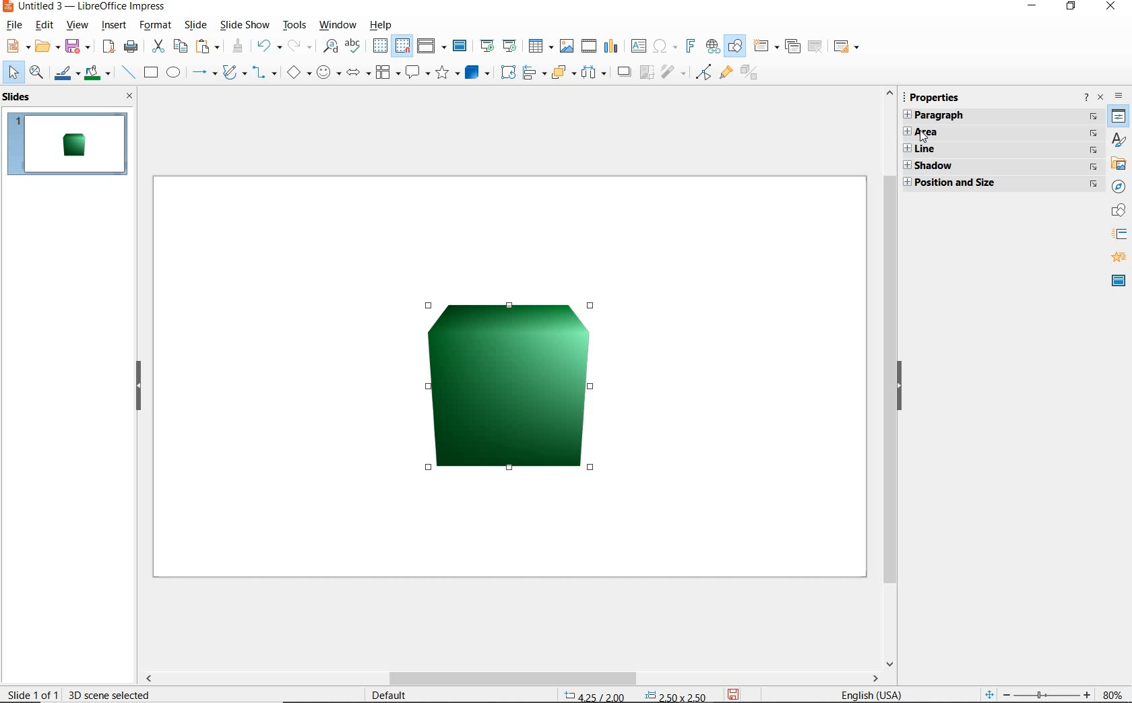 The image size is (1132, 703). What do you see at coordinates (1120, 237) in the screenshot?
I see `SSLIDE TRANSITION` at bounding box center [1120, 237].